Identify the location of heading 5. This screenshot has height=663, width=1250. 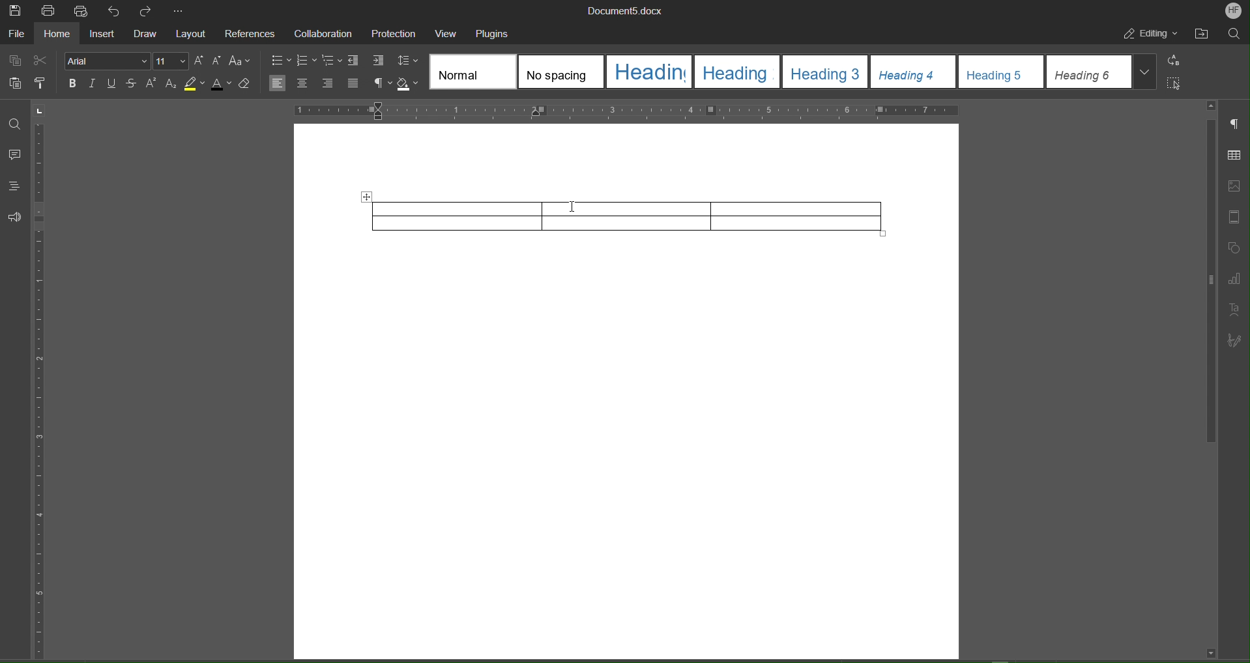
(1002, 72).